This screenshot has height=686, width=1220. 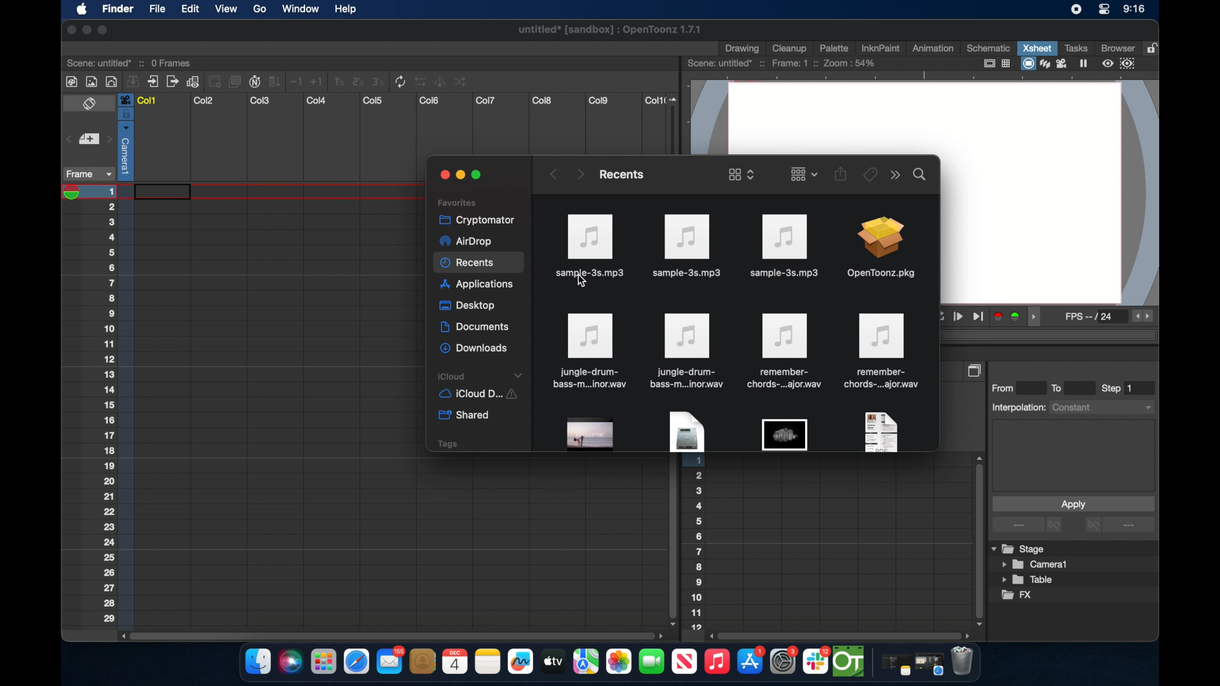 I want to click on icon, so click(x=687, y=351).